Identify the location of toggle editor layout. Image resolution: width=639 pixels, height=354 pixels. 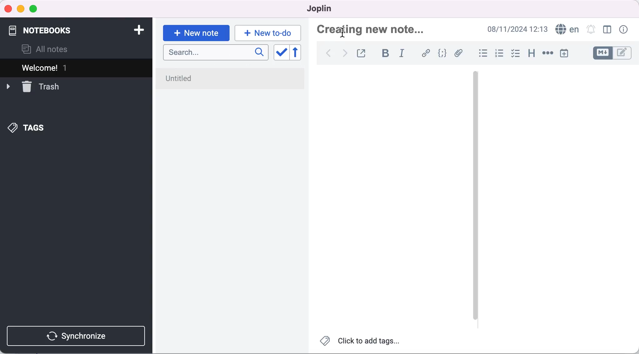
(608, 30).